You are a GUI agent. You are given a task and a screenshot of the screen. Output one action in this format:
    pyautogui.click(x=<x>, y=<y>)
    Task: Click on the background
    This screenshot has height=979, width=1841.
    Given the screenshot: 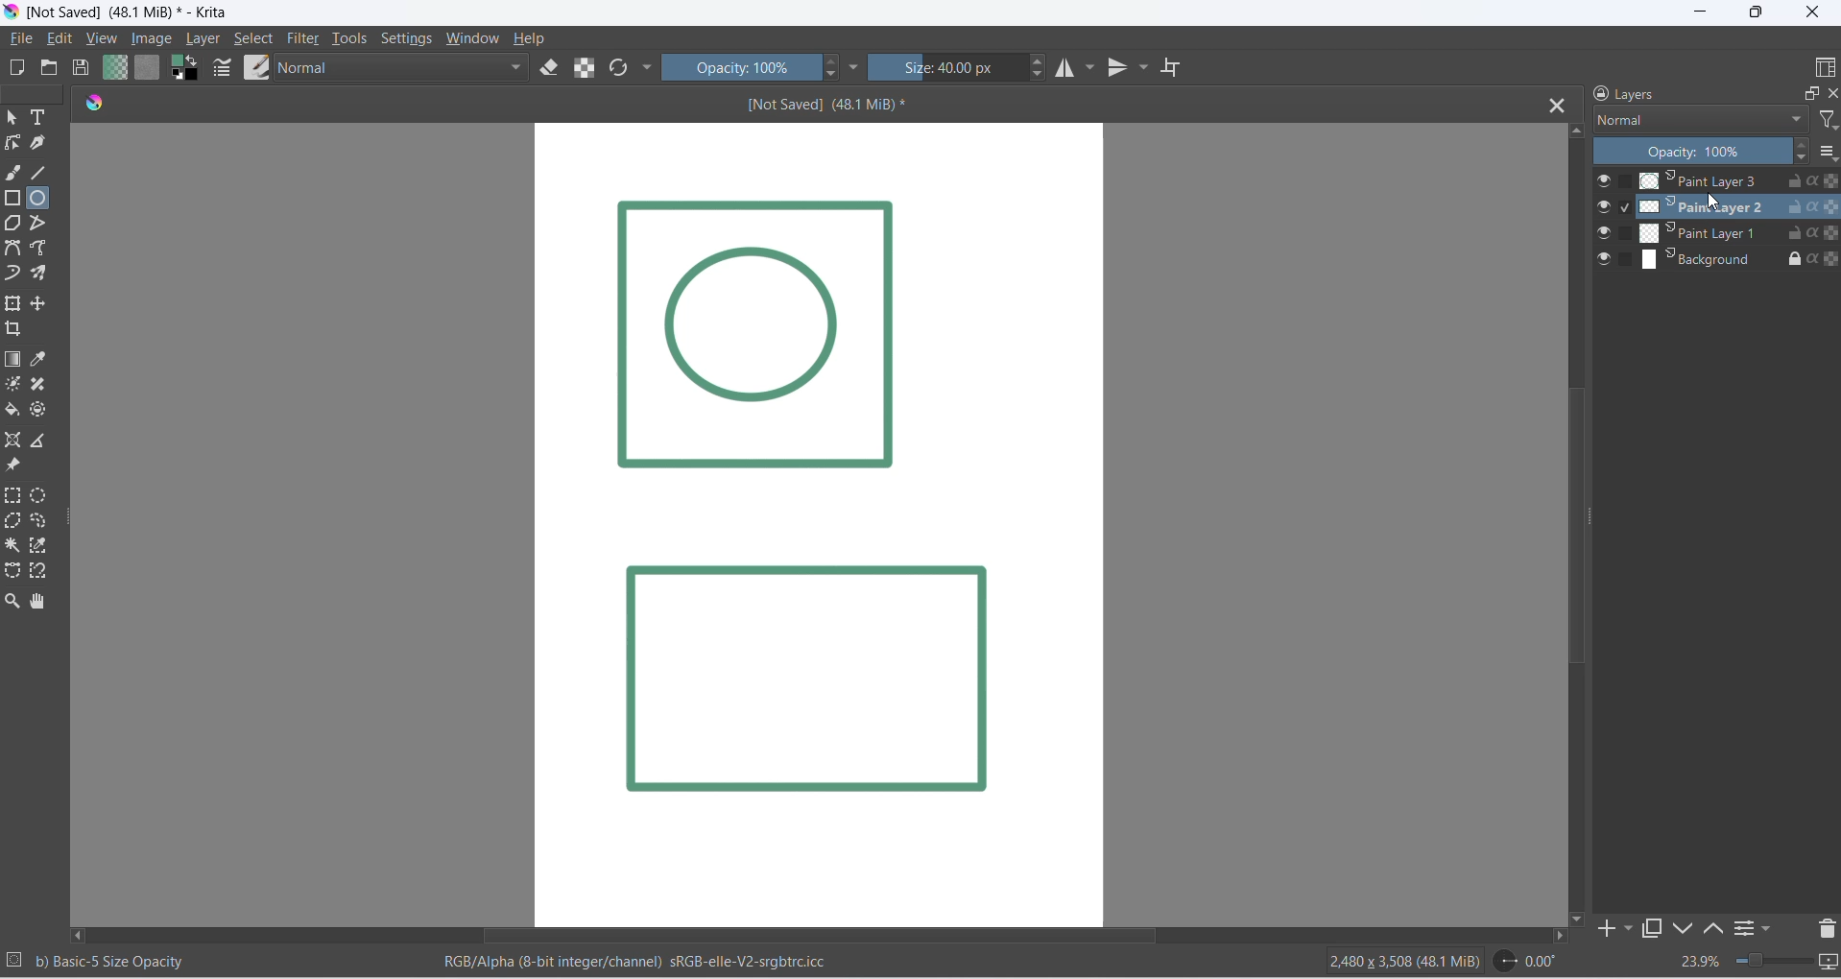 What is the action you would take?
    pyautogui.click(x=1696, y=257)
    